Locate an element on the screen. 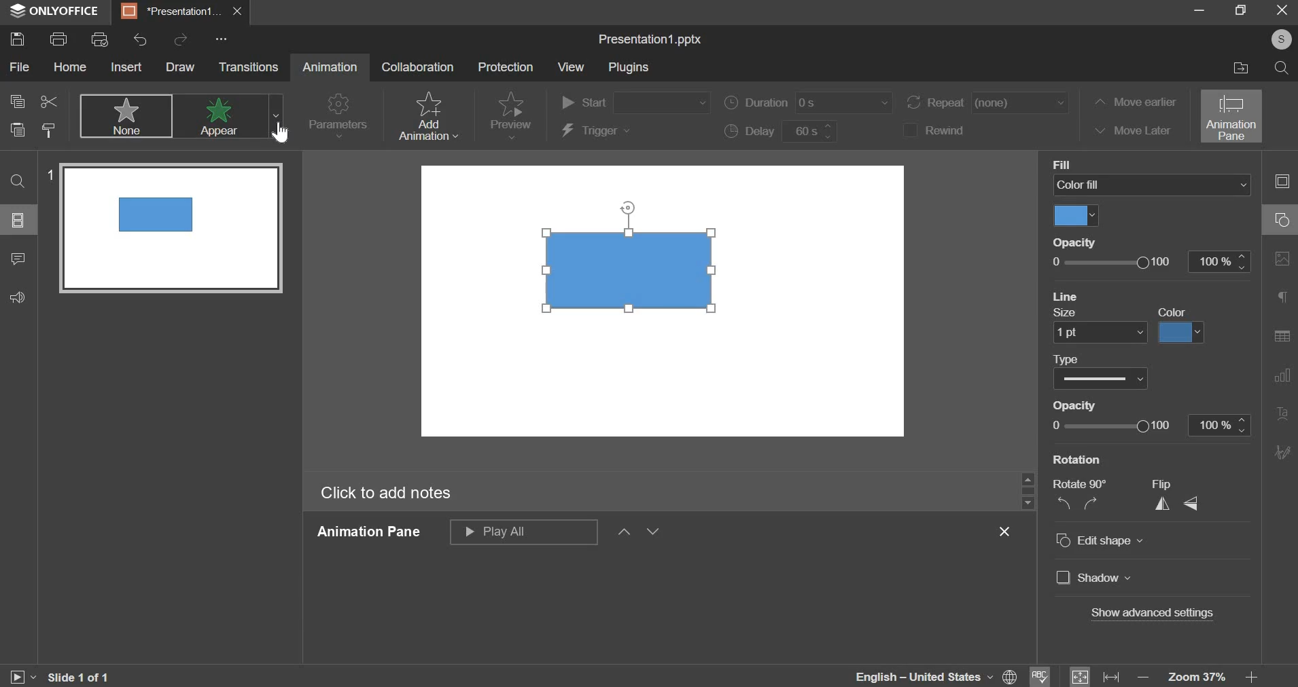  onlyoffice is located at coordinates (54, 12).